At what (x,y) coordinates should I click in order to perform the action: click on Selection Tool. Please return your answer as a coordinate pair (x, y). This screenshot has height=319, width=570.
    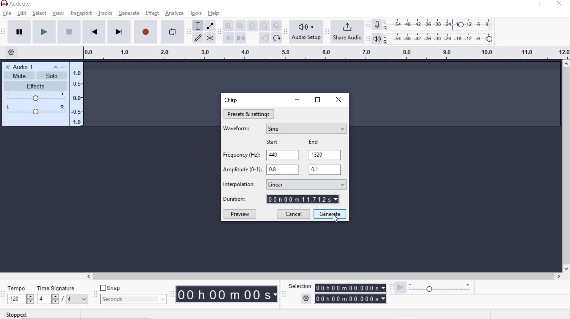
    Looking at the image, I should click on (197, 26).